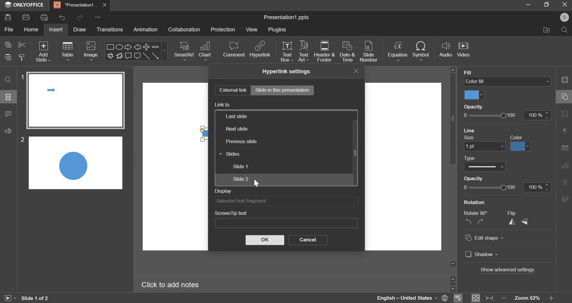 The width and height of the screenshot is (572, 303). I want to click on 2, so click(22, 140).